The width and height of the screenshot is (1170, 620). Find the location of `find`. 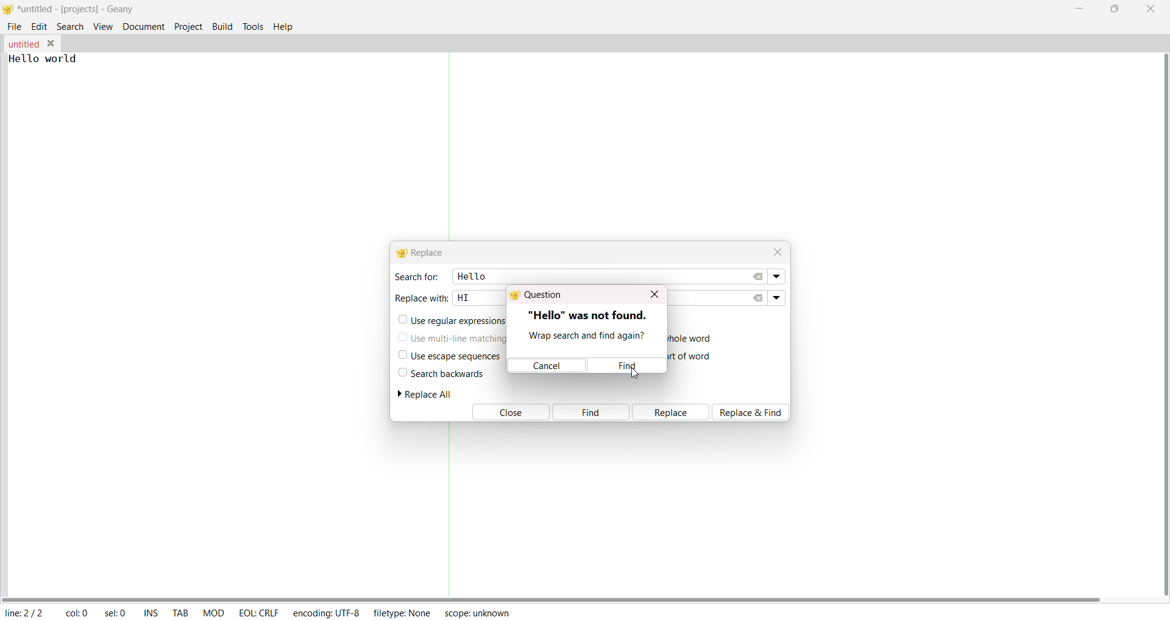

find is located at coordinates (590, 412).